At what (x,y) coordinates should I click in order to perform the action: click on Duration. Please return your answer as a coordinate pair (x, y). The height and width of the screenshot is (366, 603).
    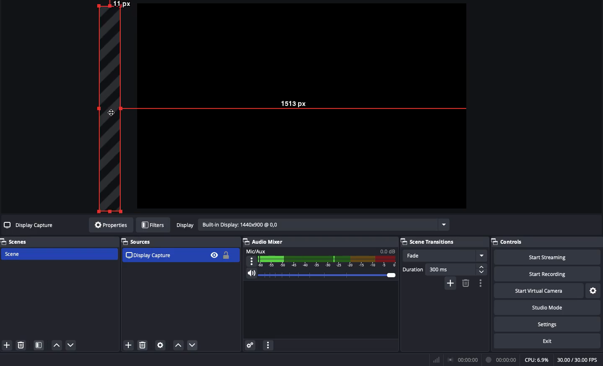
    Looking at the image, I should click on (444, 271).